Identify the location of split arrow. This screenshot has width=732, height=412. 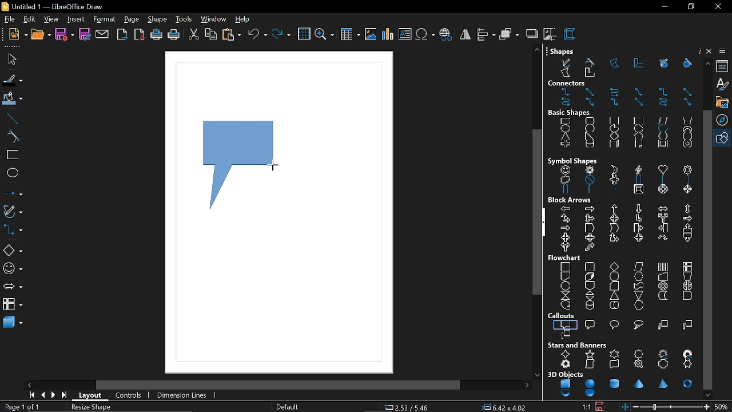
(663, 219).